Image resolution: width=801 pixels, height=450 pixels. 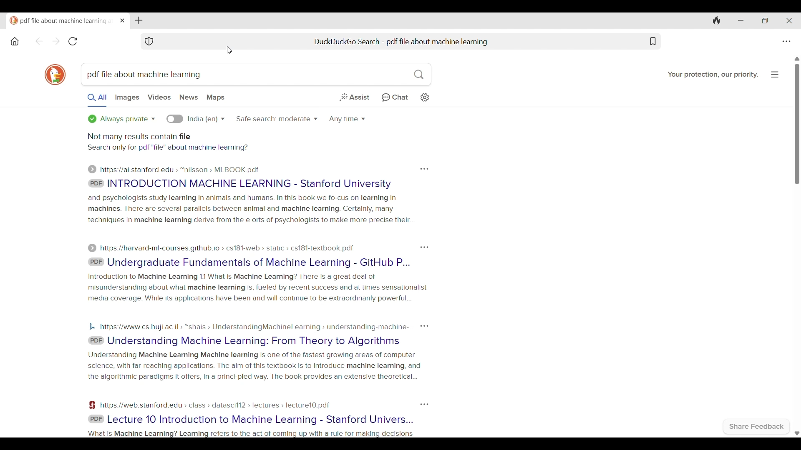 I want to click on https://harvard-ml-courses.github.io » cs181-web > static » cs181-textbook. pdf, so click(x=227, y=248).